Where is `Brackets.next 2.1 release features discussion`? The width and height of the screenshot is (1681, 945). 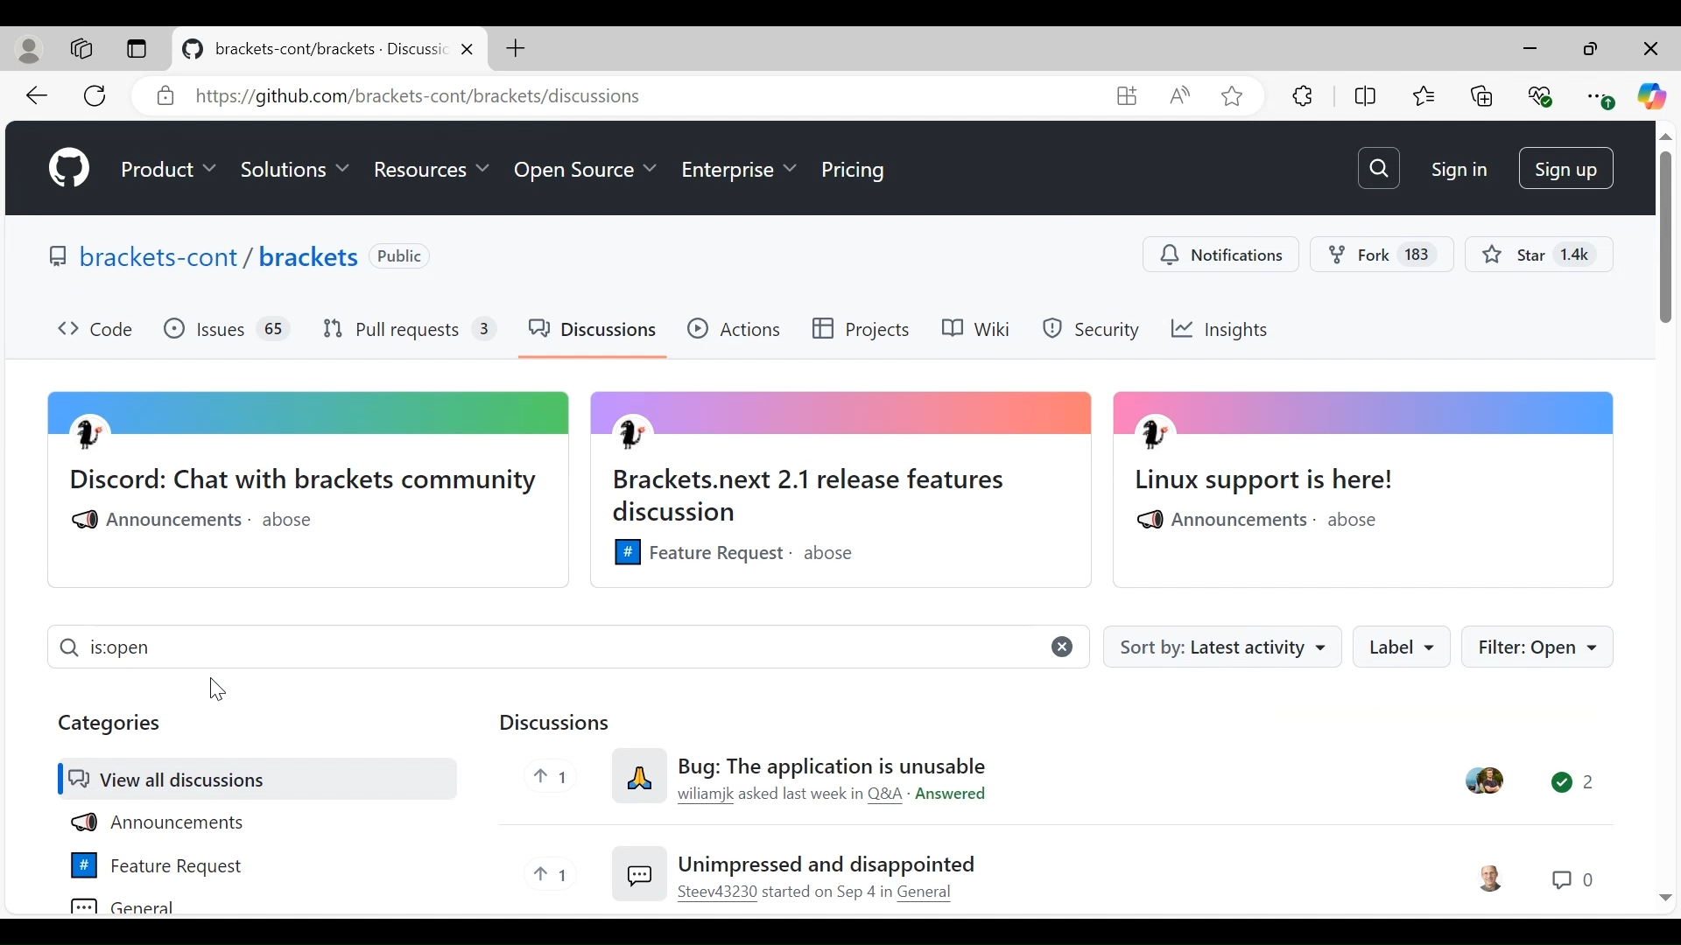
Brackets.next 2.1 release features discussion is located at coordinates (840, 496).